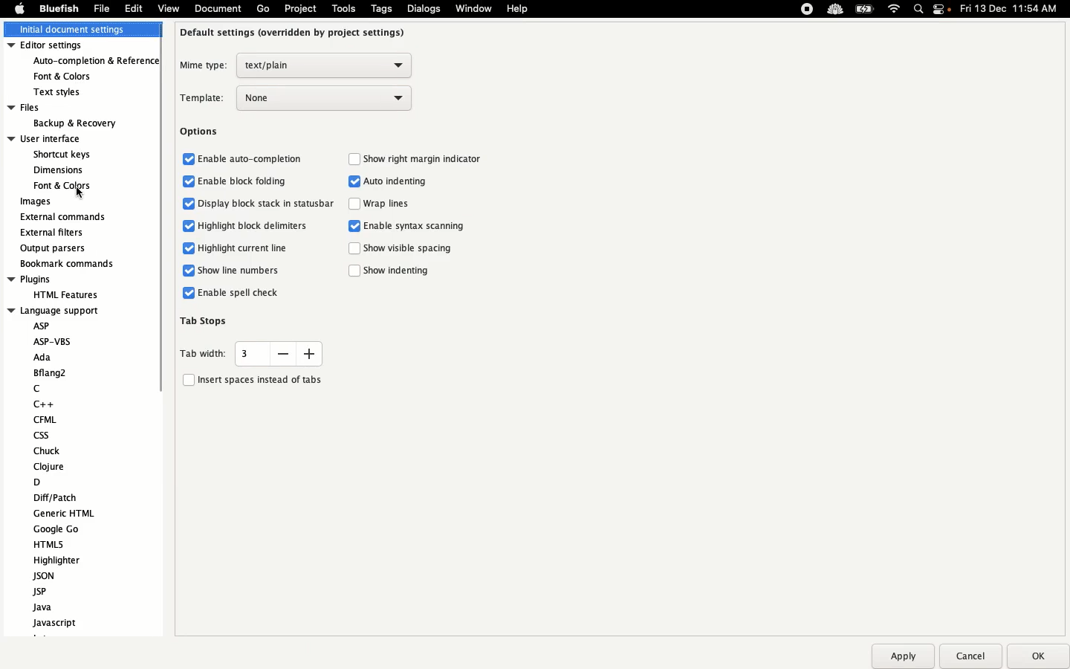 The image size is (1070, 669). What do you see at coordinates (56, 9) in the screenshot?
I see `Bluefish` at bounding box center [56, 9].